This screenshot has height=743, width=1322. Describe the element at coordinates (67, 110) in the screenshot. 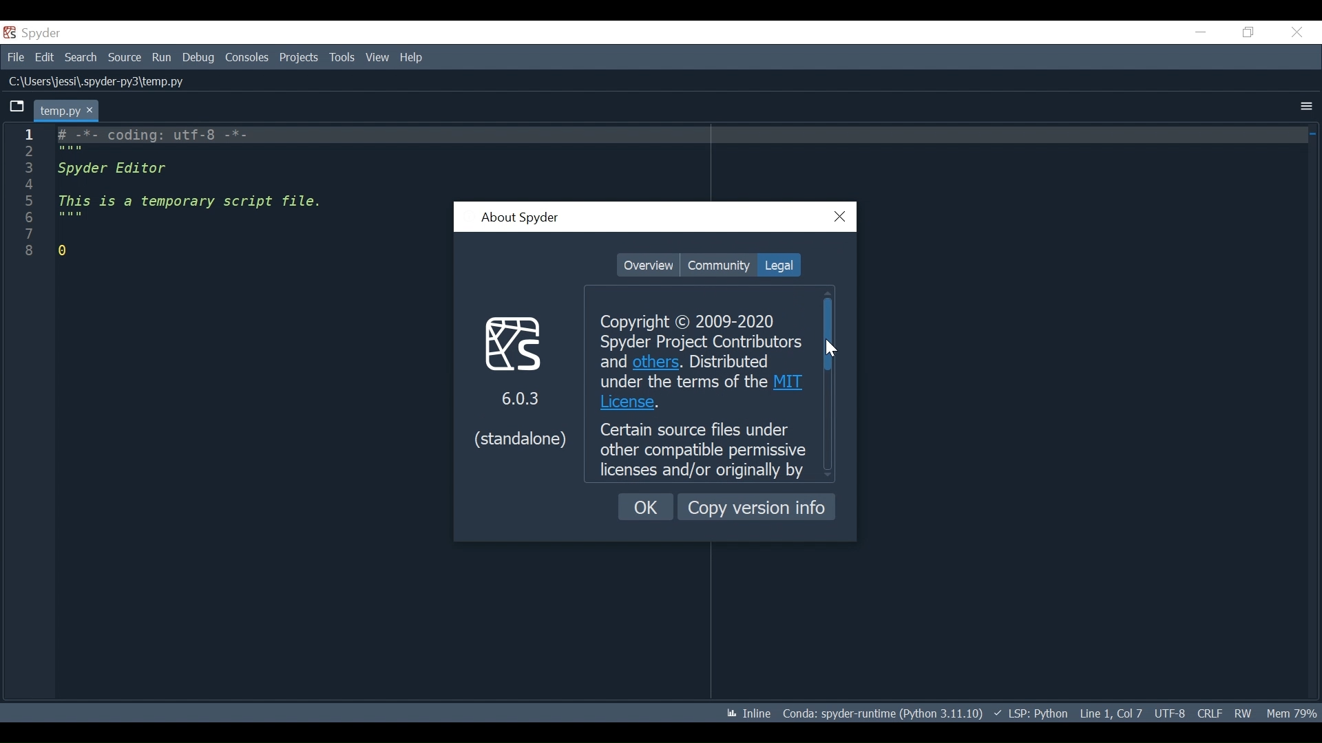

I see `Current tab` at that location.